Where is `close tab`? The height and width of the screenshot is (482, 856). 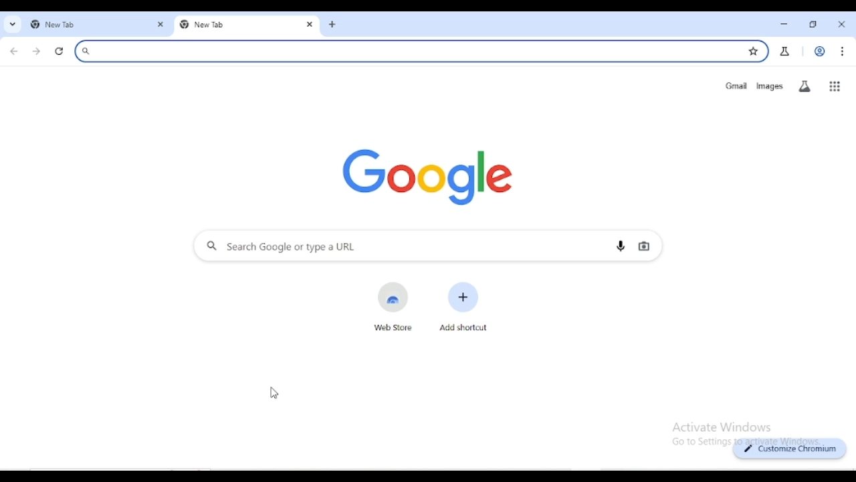 close tab is located at coordinates (310, 25).